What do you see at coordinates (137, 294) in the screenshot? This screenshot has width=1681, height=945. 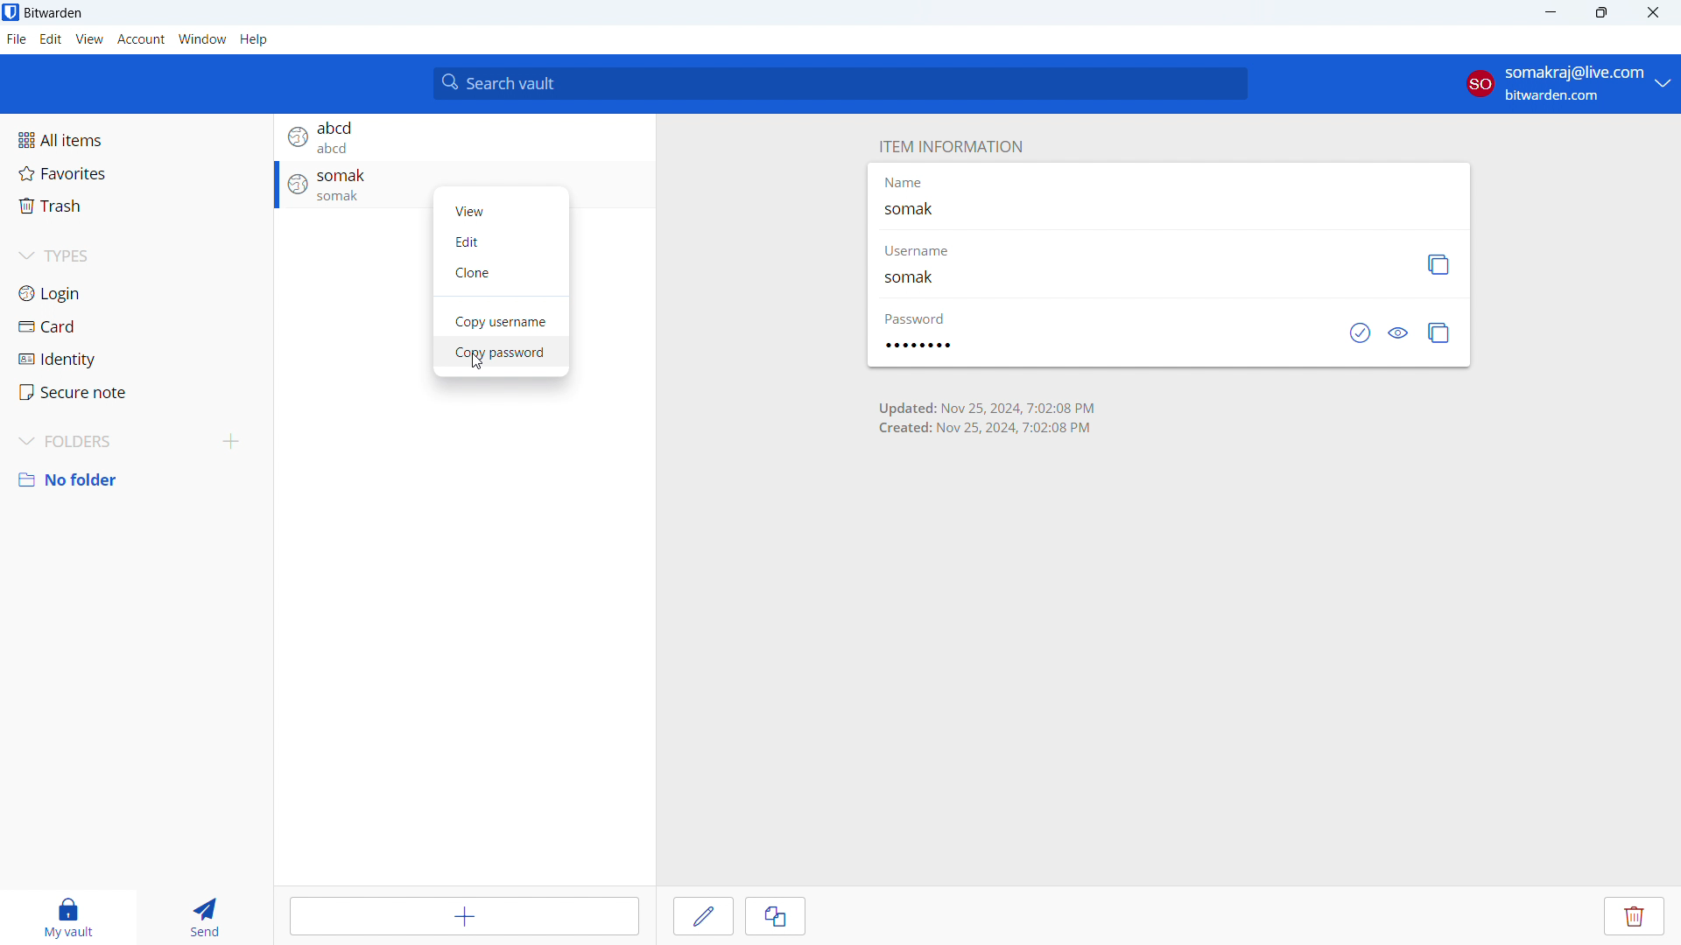 I see `login` at bounding box center [137, 294].